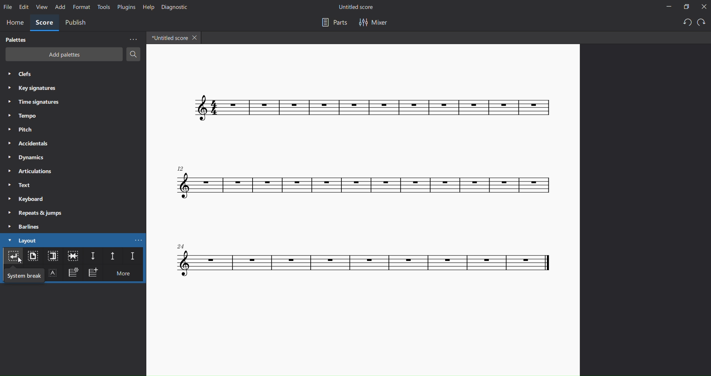 The image size is (711, 376). I want to click on more, so click(133, 39).